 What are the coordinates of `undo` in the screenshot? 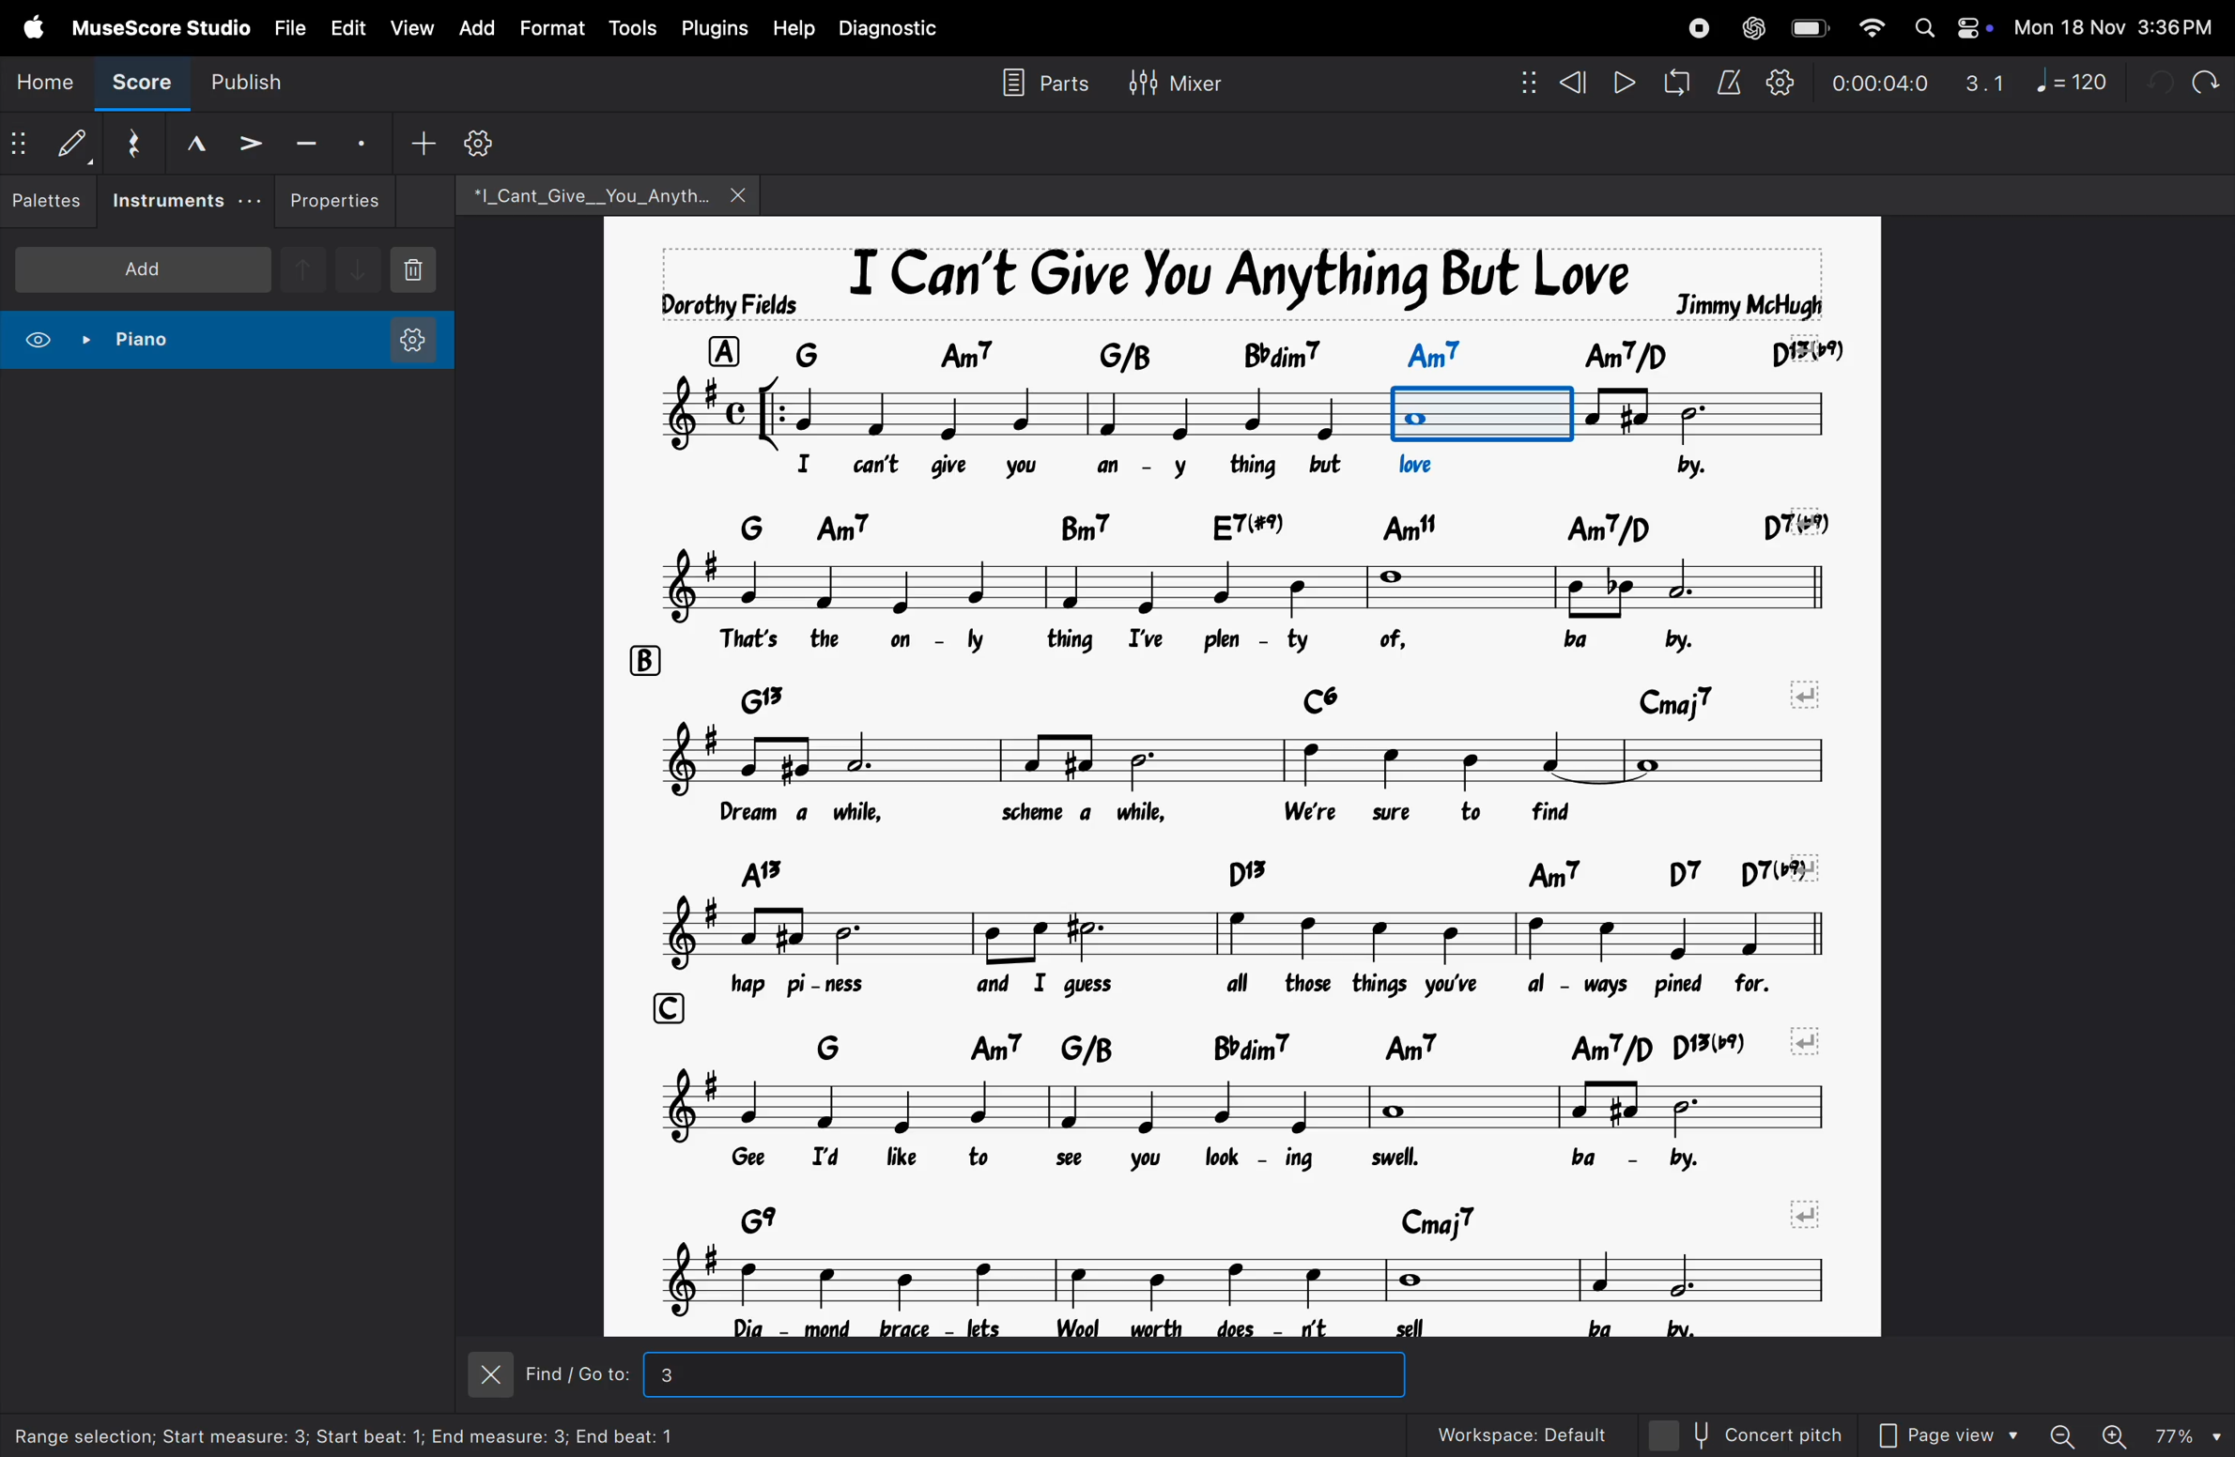 It's located at (2146, 84).